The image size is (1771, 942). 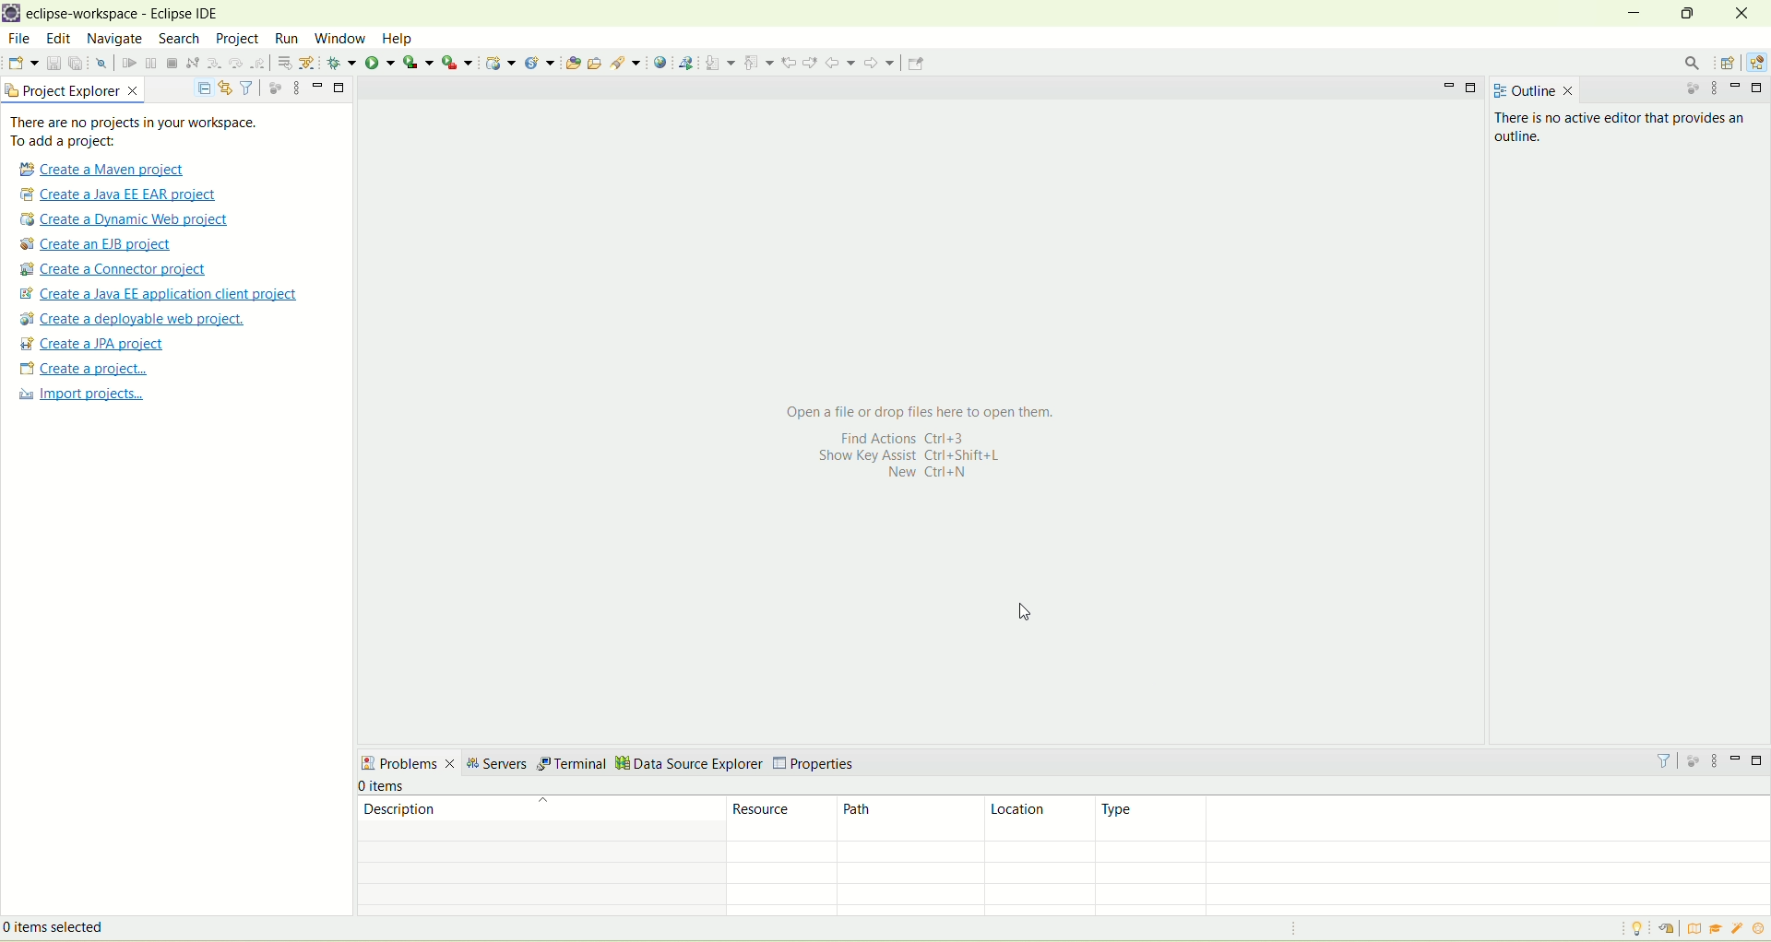 I want to click on outline, so click(x=1530, y=88).